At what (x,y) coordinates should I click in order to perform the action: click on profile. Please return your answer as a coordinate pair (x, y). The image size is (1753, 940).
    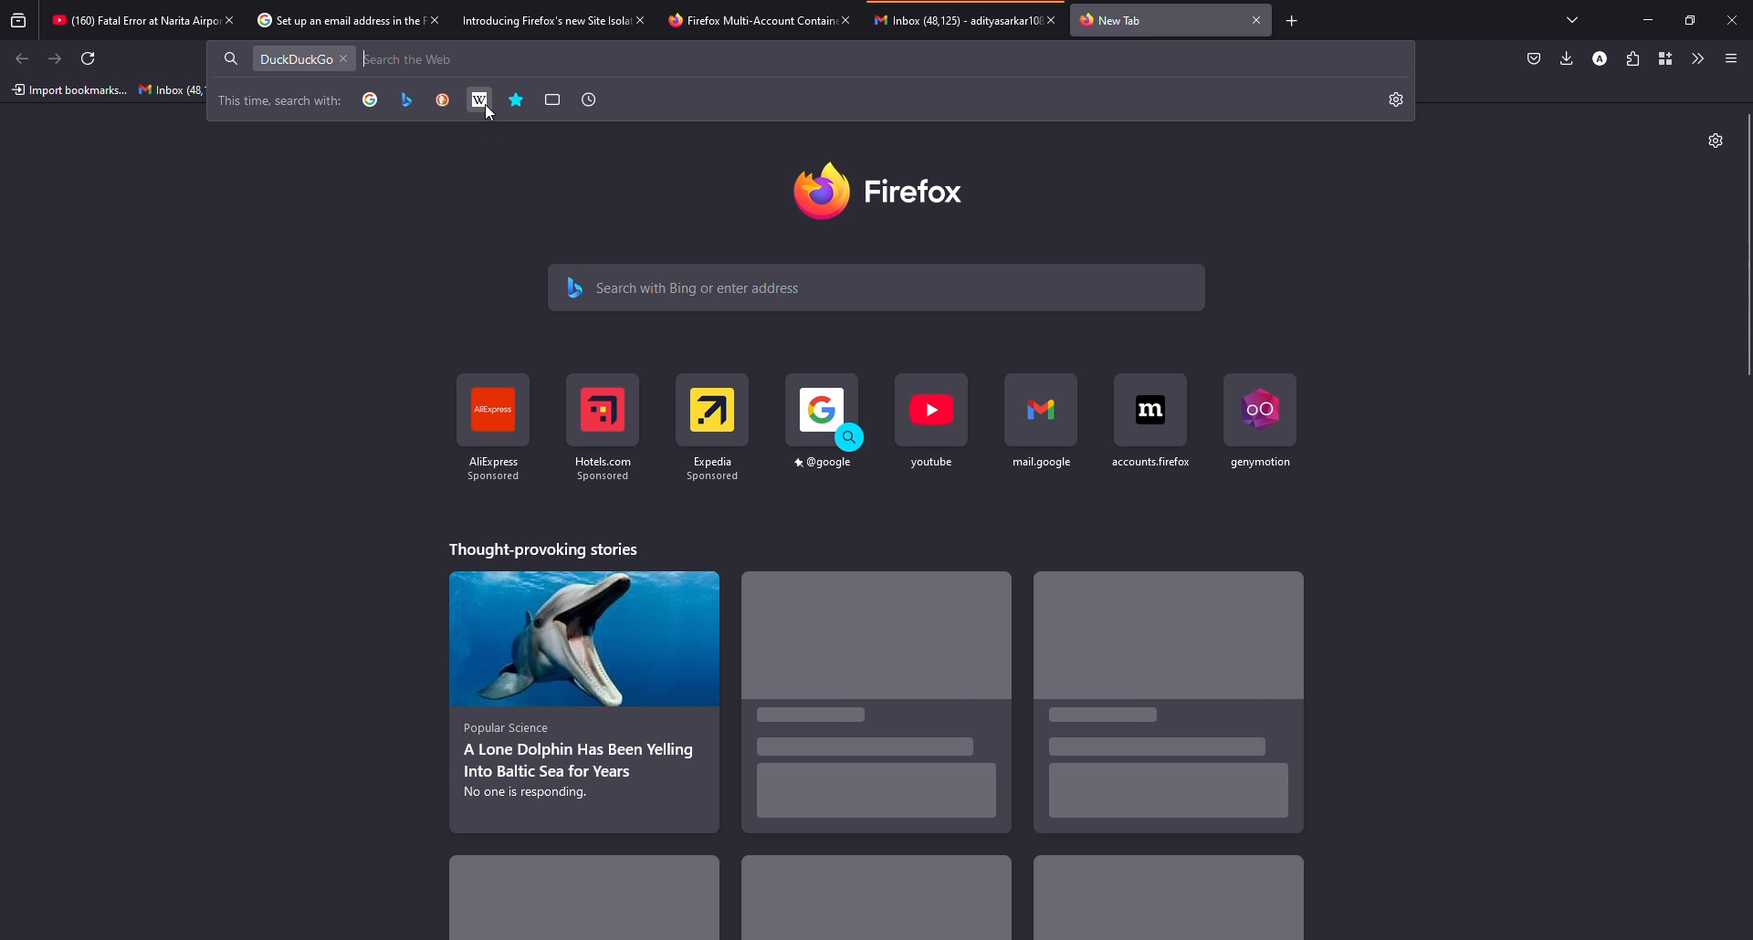
    Looking at the image, I should click on (1601, 59).